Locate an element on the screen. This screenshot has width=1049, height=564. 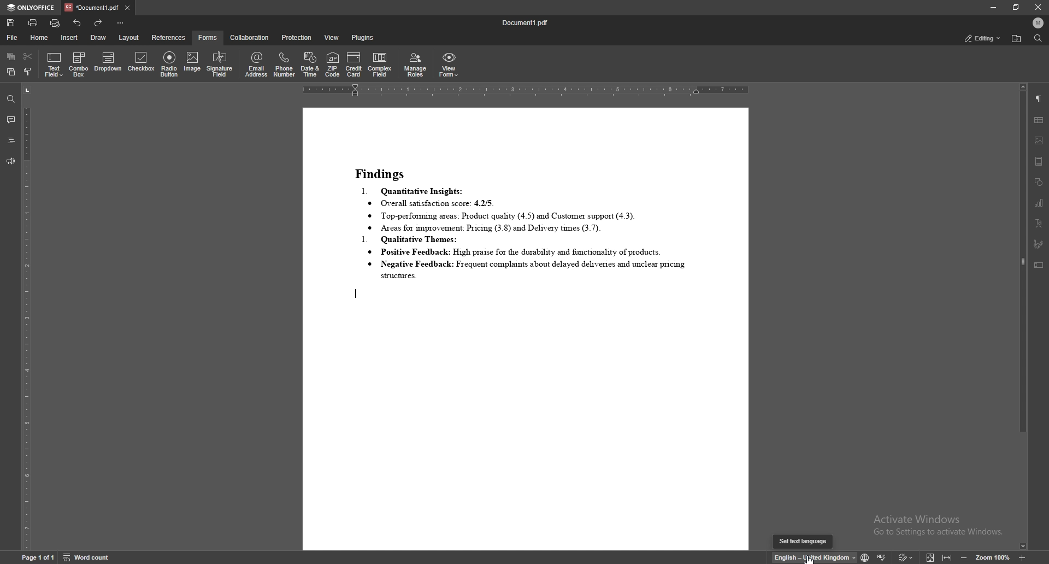
save is located at coordinates (11, 23).